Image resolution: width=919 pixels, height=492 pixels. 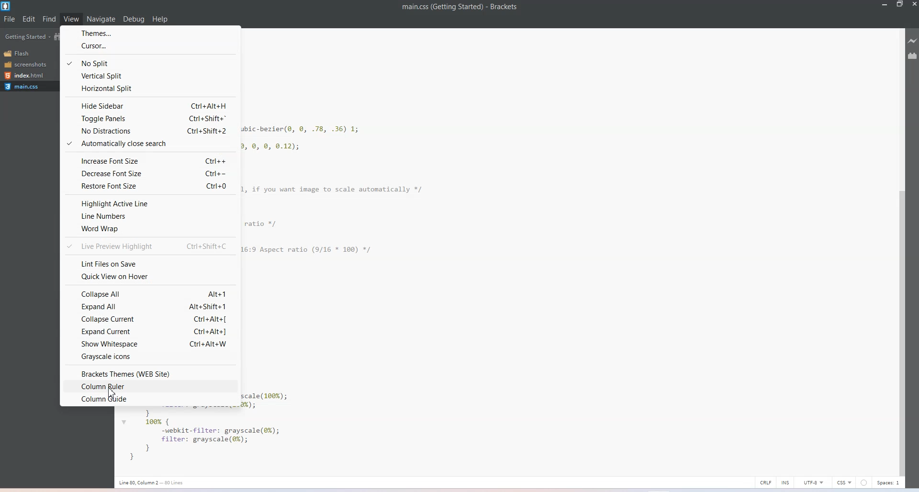 What do you see at coordinates (49, 19) in the screenshot?
I see `Find` at bounding box center [49, 19].